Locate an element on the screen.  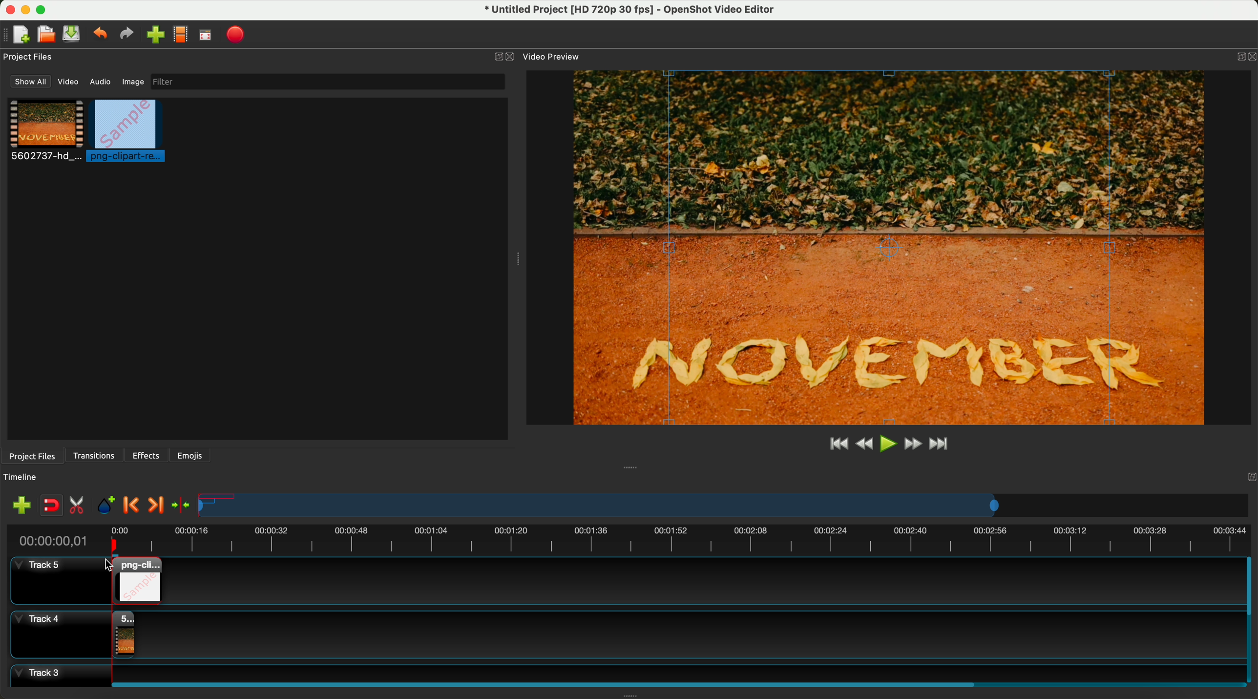
video preview is located at coordinates (550, 57).